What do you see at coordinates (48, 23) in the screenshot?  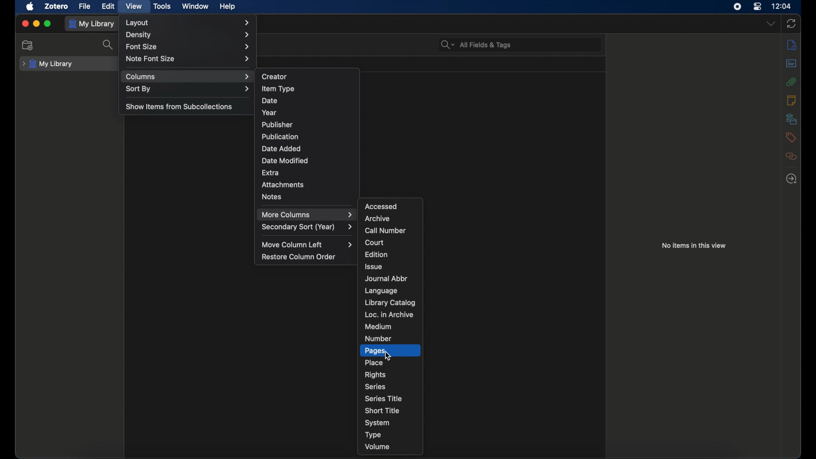 I see `maximize` at bounding box center [48, 23].